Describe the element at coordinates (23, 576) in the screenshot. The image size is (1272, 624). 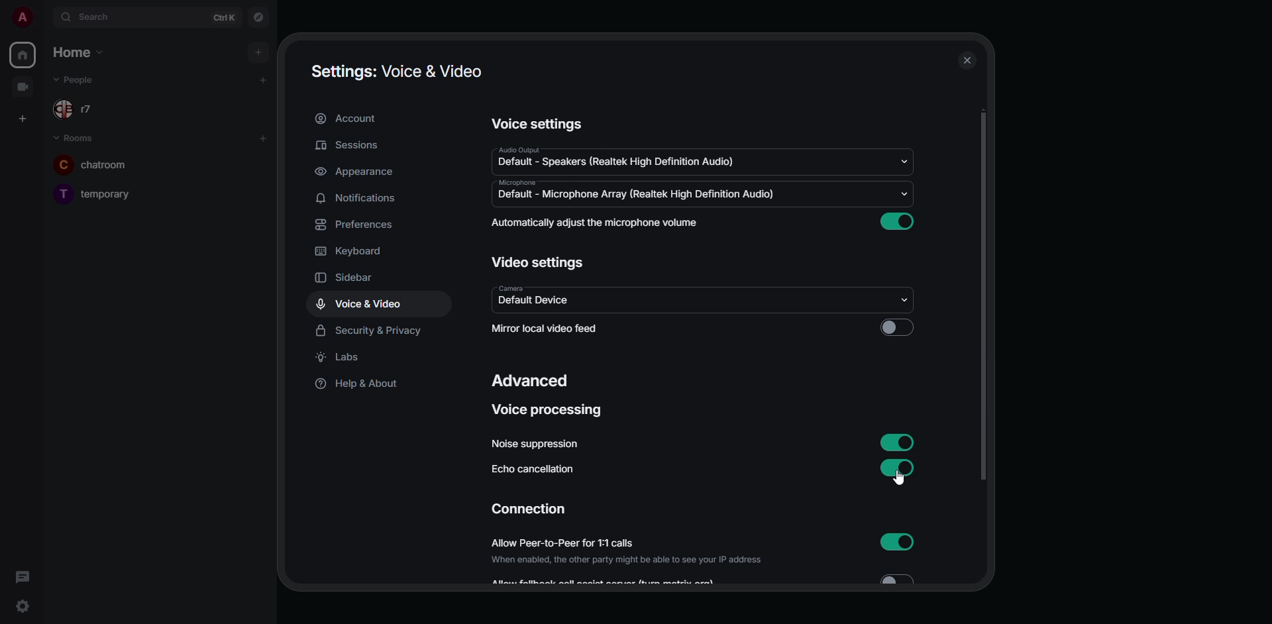
I see `threads` at that location.